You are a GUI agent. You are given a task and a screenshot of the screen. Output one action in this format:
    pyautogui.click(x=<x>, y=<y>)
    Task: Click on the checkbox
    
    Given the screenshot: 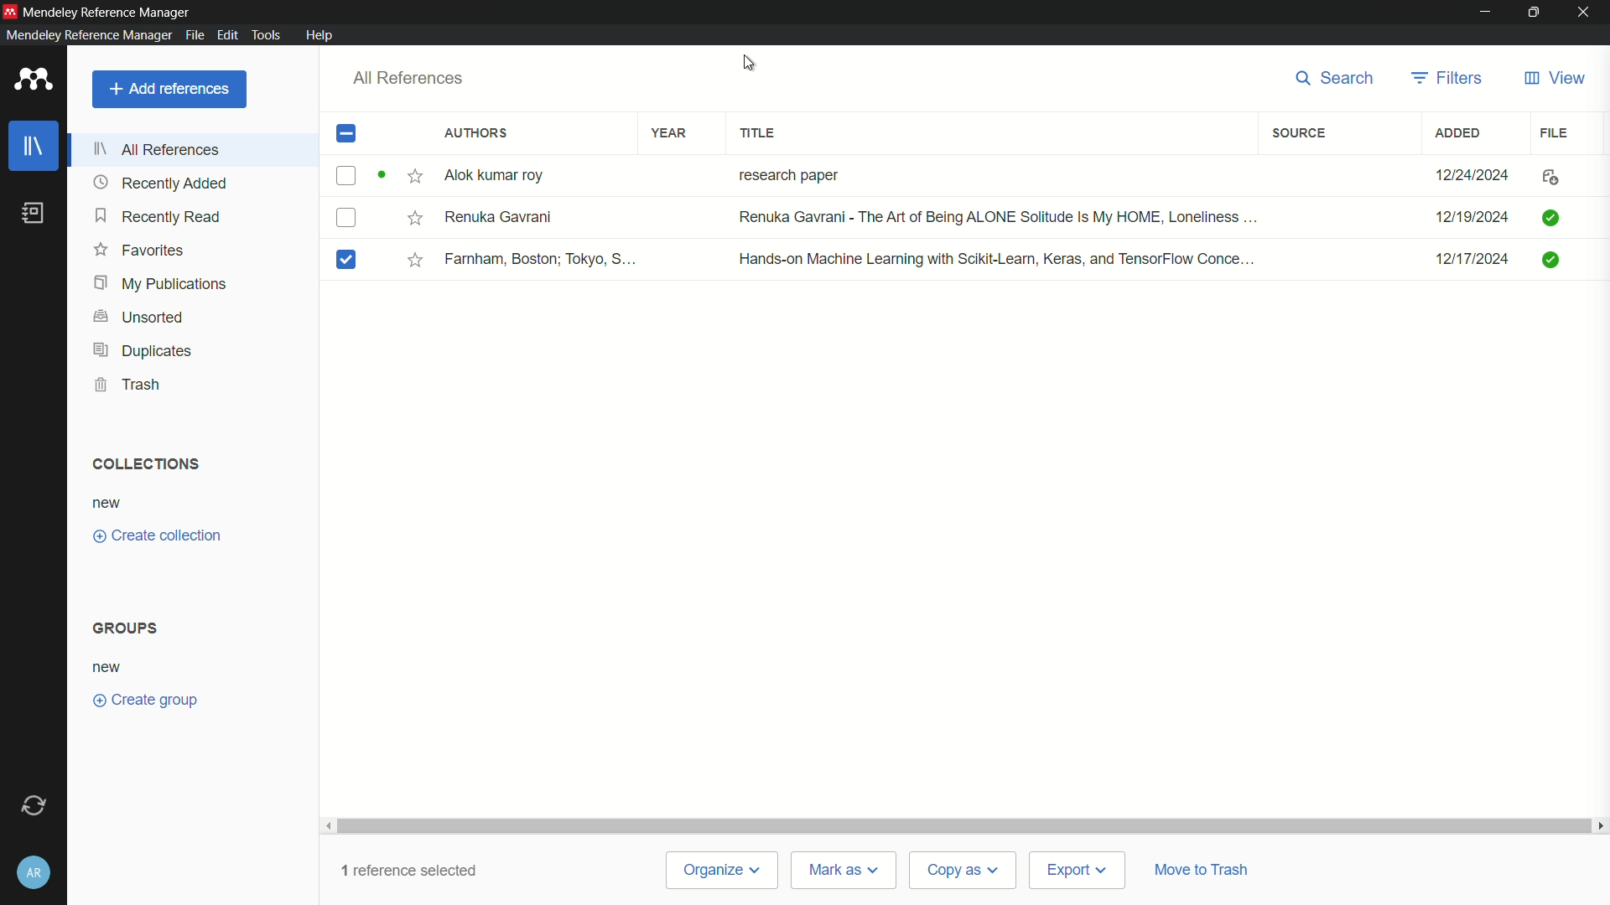 What is the action you would take?
    pyautogui.click(x=346, y=219)
    